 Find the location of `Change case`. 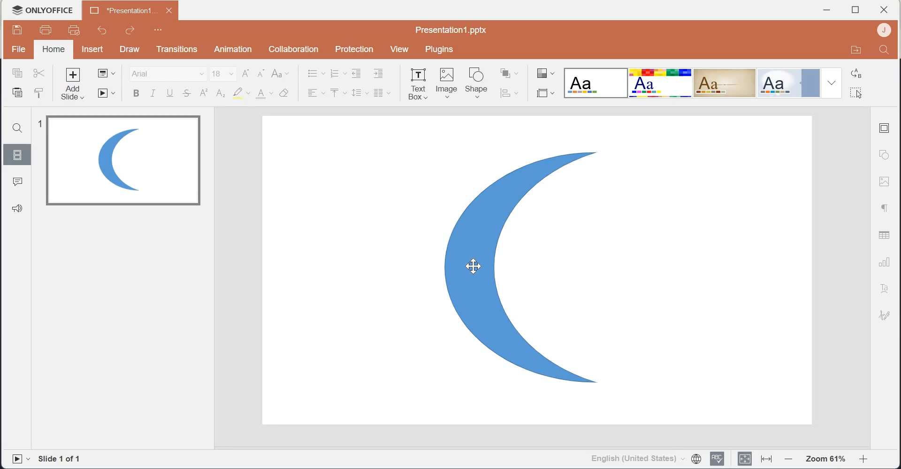

Change case is located at coordinates (280, 74).